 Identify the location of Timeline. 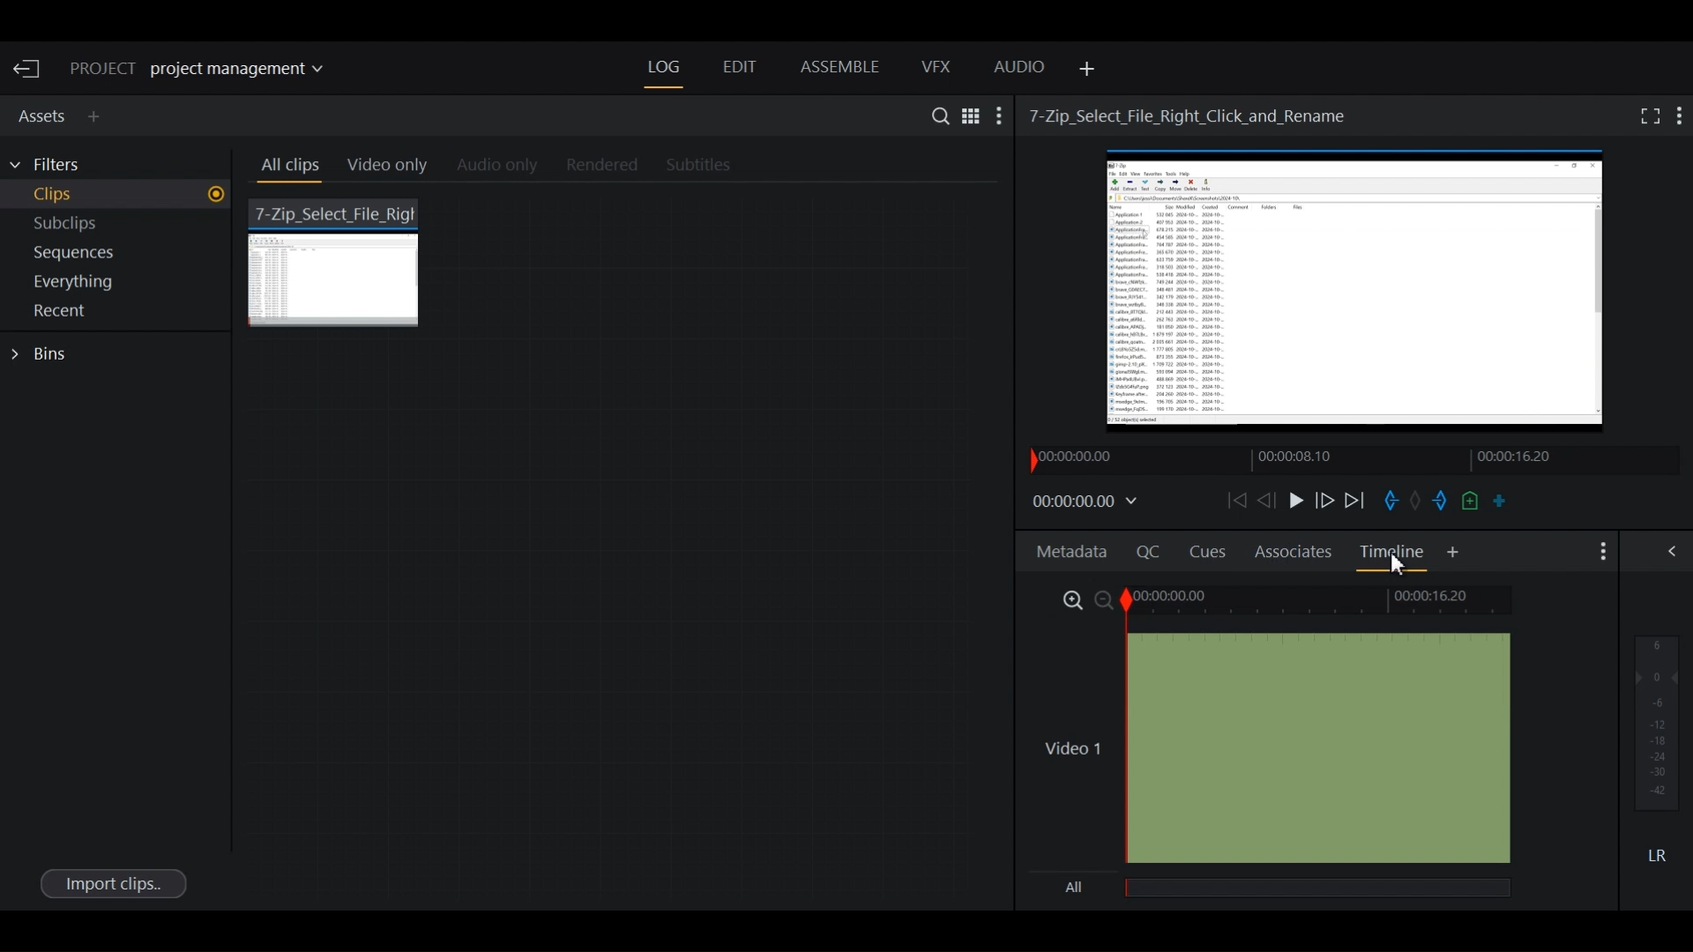
(1315, 459).